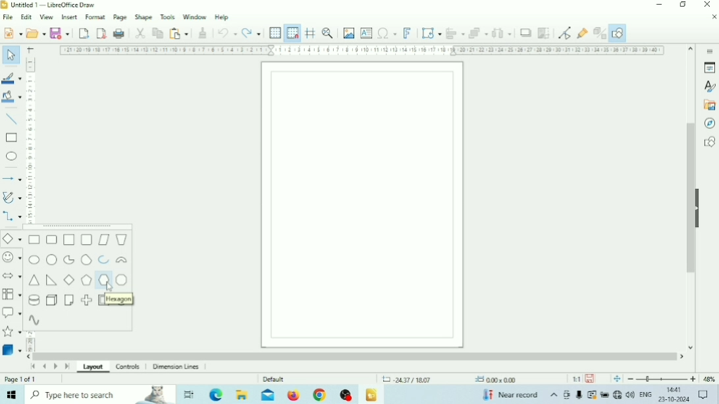 The height and width of the screenshot is (404, 719). Describe the element at coordinates (109, 288) in the screenshot. I see `cursor` at that location.